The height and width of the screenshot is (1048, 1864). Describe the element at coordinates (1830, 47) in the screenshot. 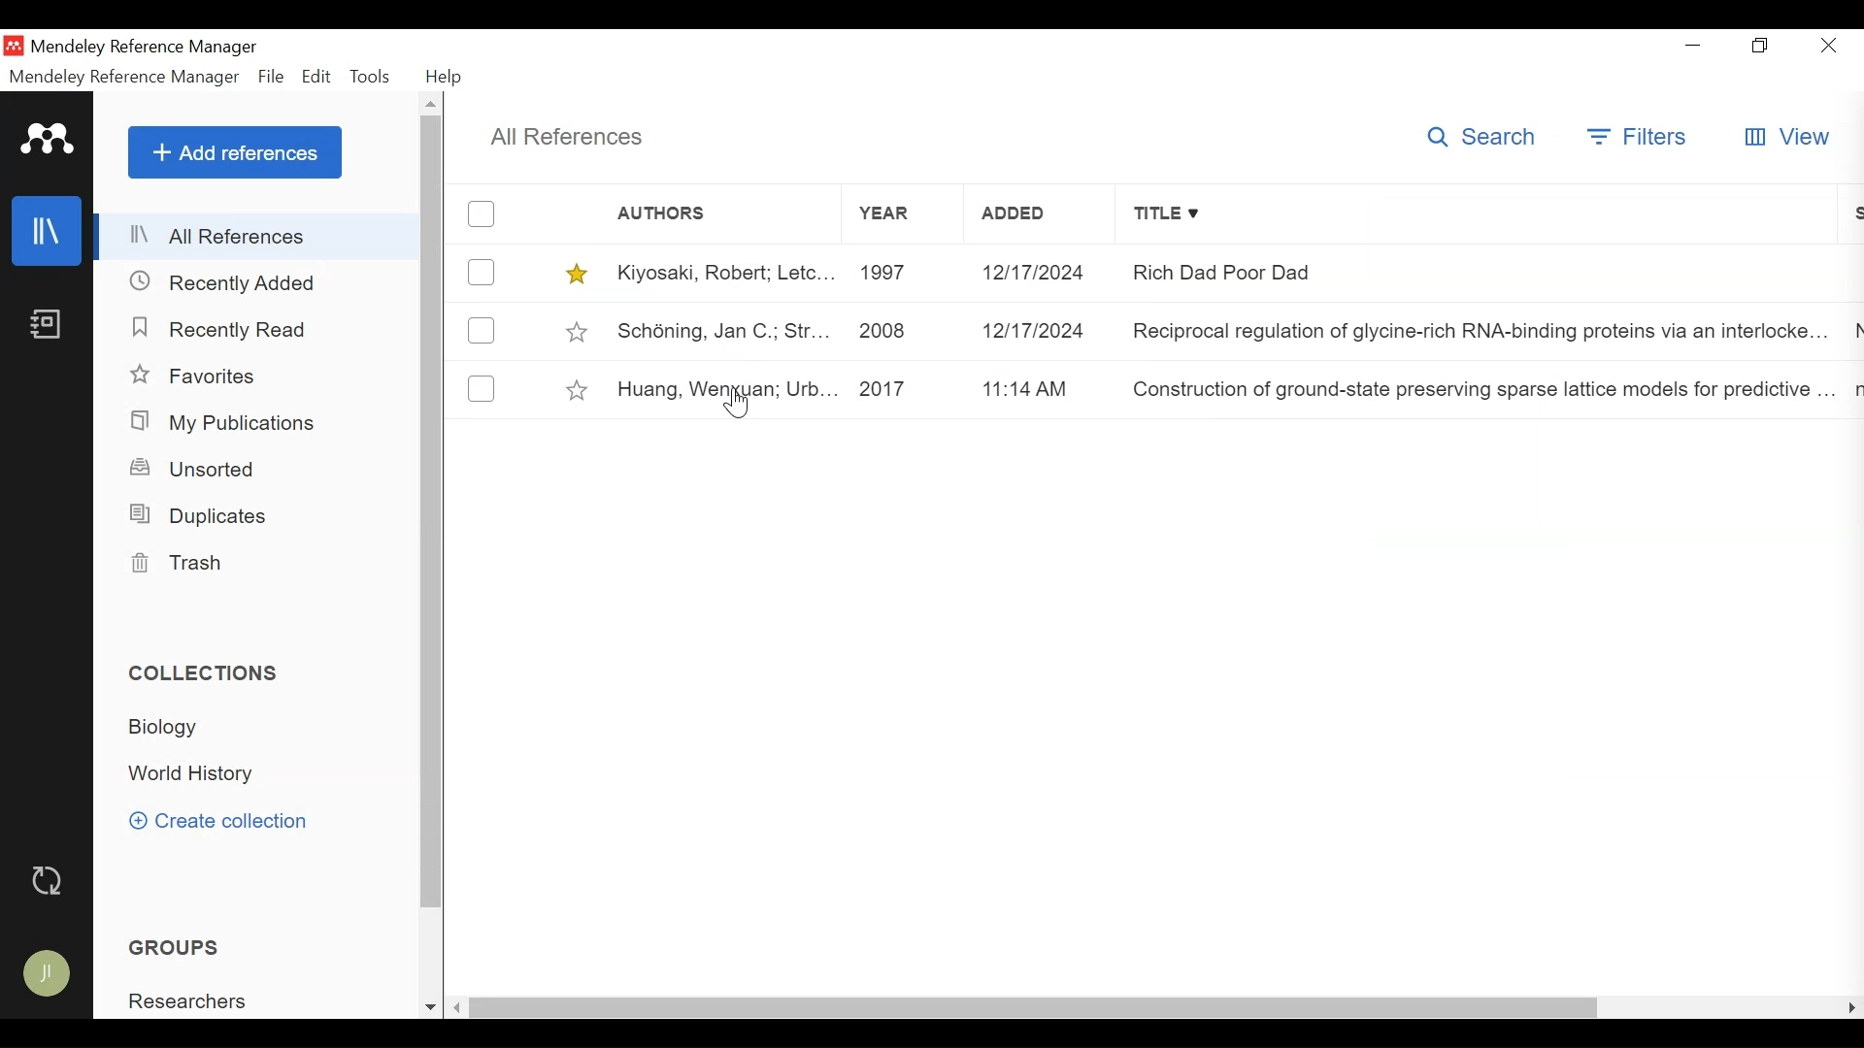

I see `Close` at that location.